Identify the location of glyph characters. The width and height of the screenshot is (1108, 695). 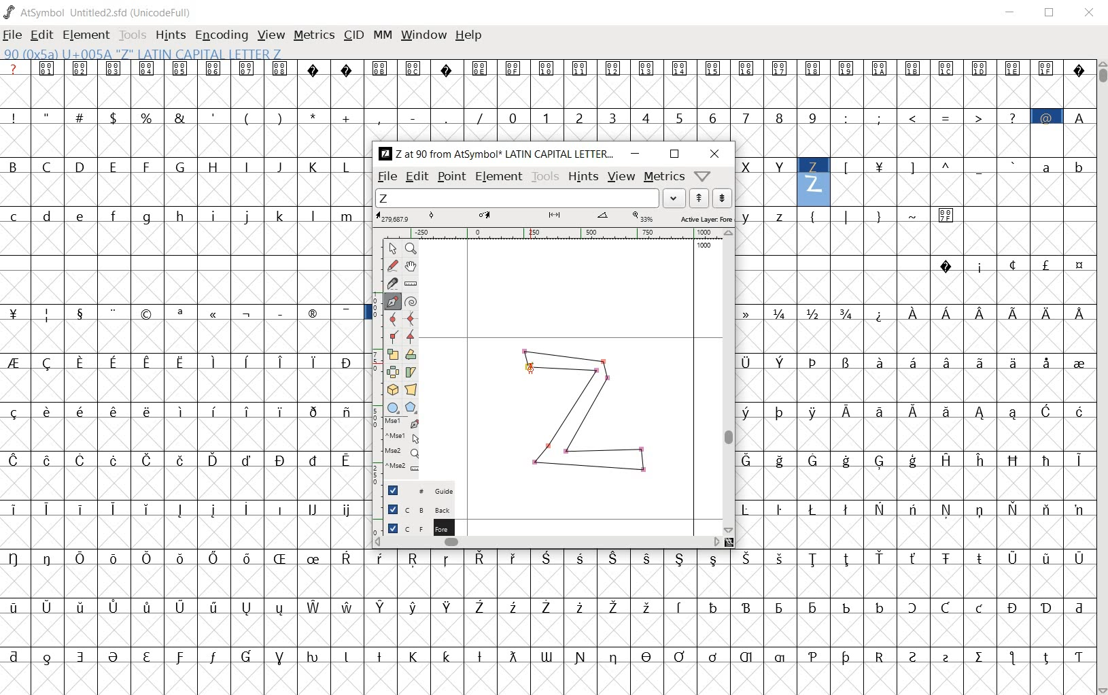
(915, 377).